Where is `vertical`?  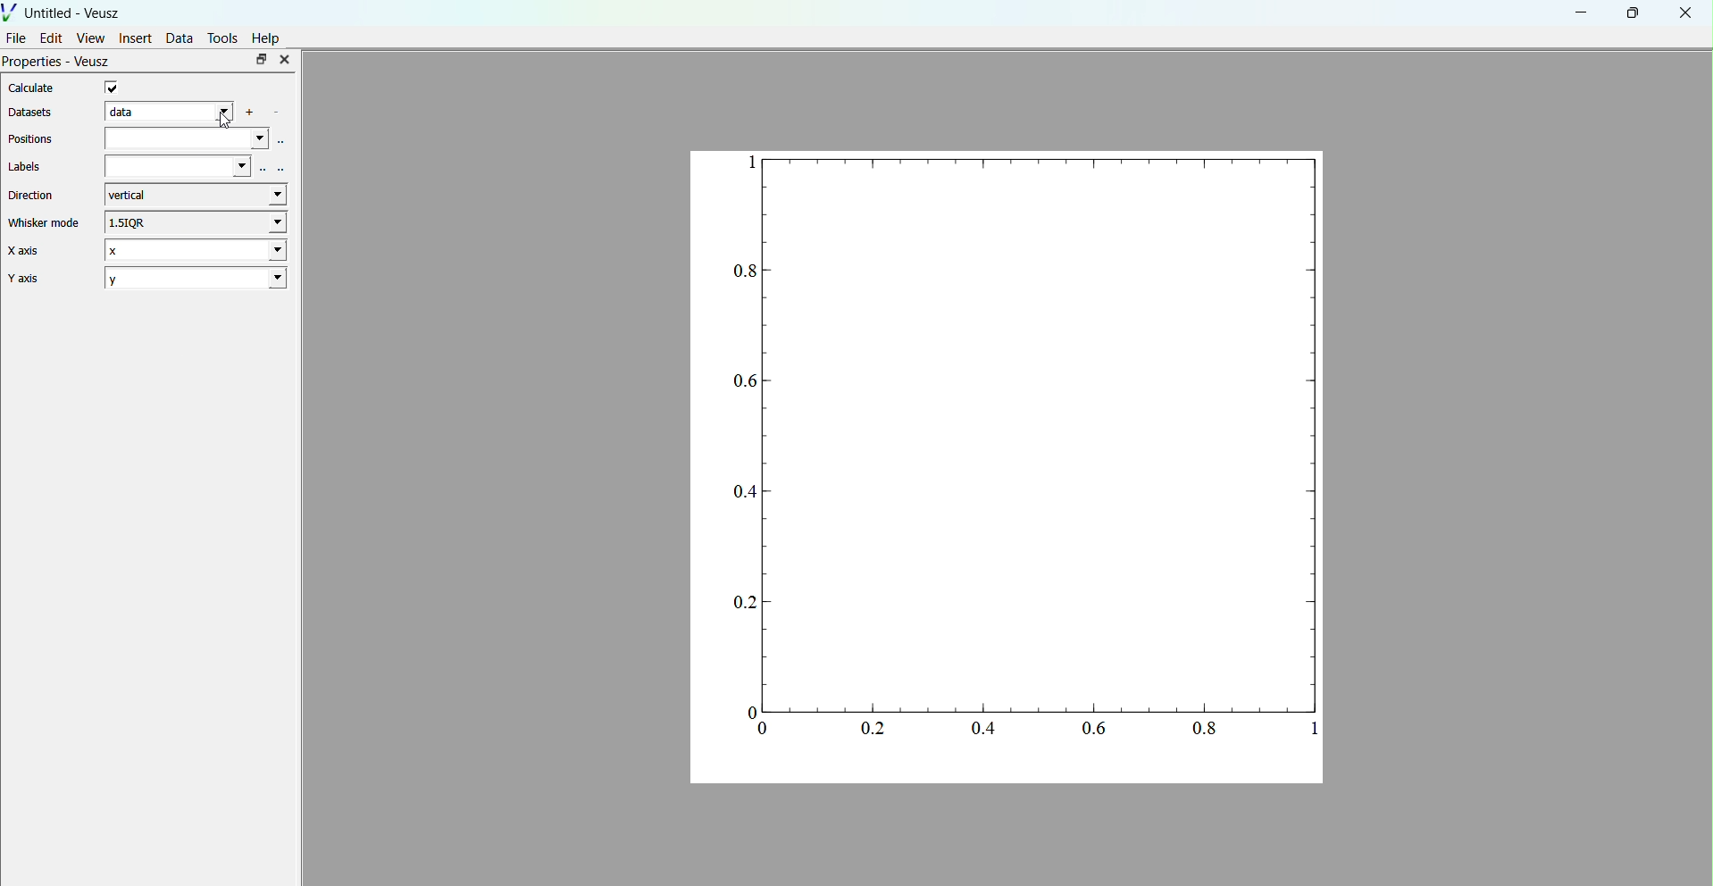
vertical is located at coordinates (200, 195).